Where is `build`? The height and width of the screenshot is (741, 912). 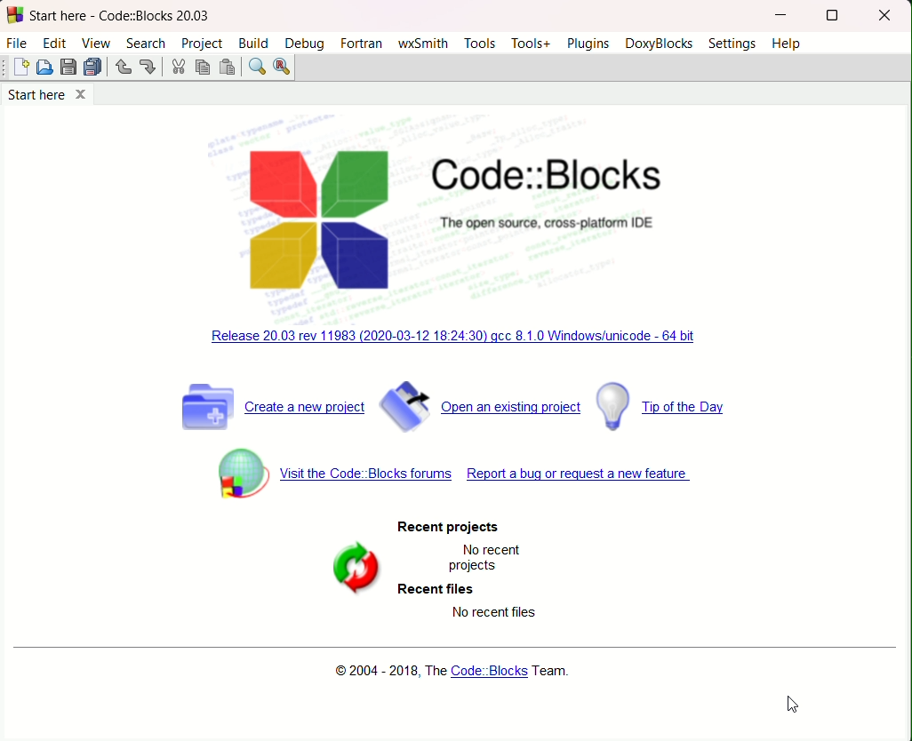 build is located at coordinates (254, 43).